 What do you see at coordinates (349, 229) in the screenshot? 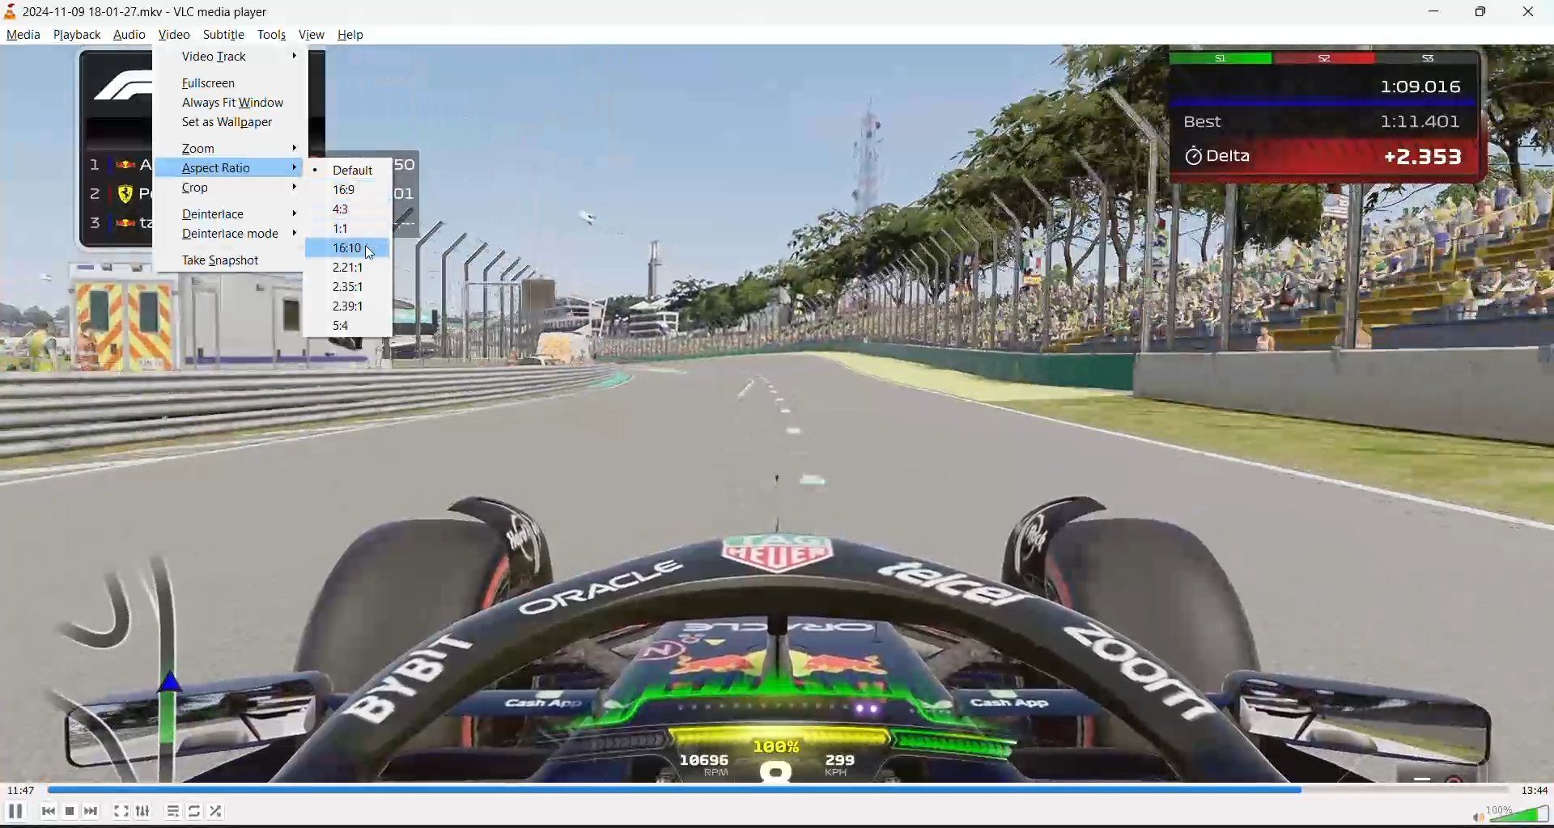
I see `1:1` at bounding box center [349, 229].